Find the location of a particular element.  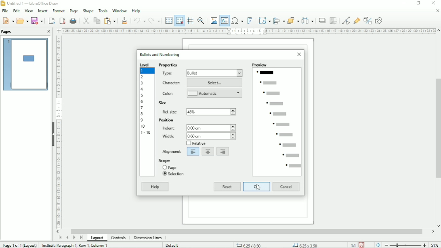

TextEdit:  Paragraph 1, Row 1, Column 1 is located at coordinates (75, 245).